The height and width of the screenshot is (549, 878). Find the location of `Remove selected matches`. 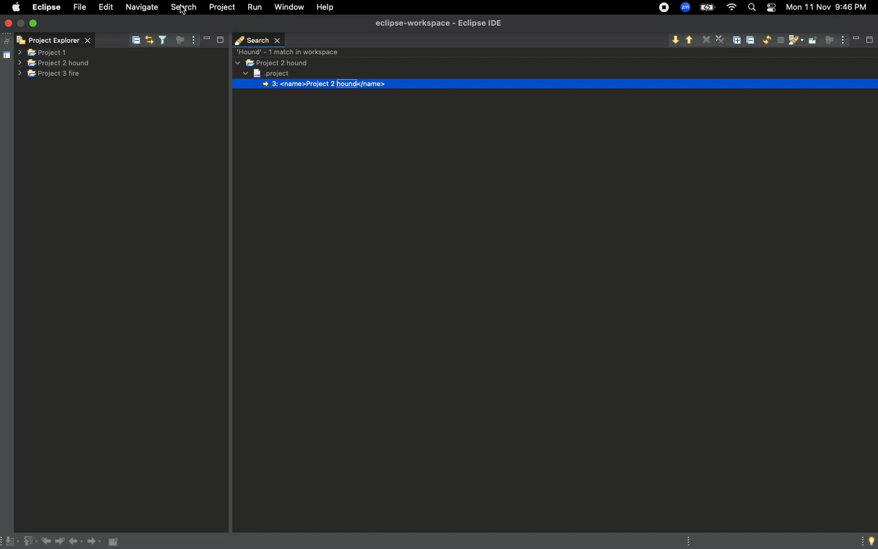

Remove selected matches is located at coordinates (707, 39).